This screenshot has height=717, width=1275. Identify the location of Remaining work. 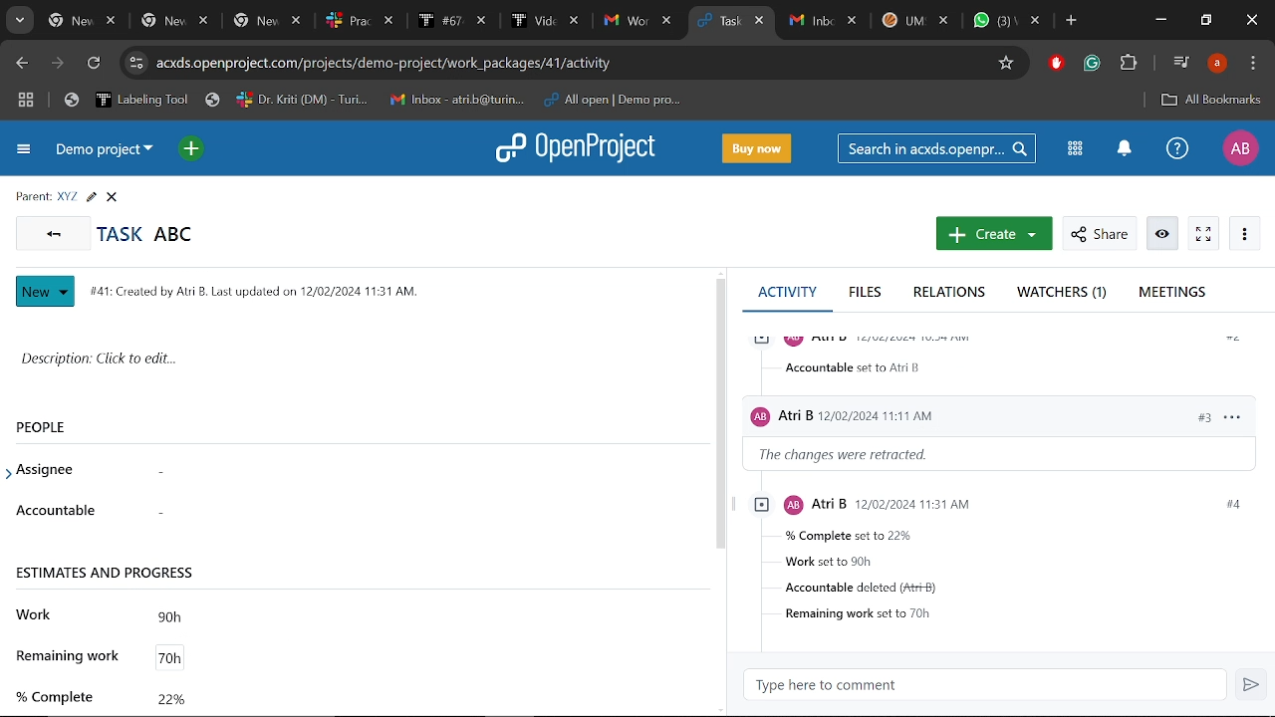
(180, 657).